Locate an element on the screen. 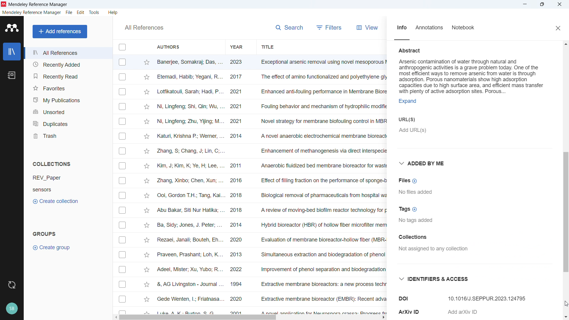  & ag livingston-journal is located at coordinates (188, 284).